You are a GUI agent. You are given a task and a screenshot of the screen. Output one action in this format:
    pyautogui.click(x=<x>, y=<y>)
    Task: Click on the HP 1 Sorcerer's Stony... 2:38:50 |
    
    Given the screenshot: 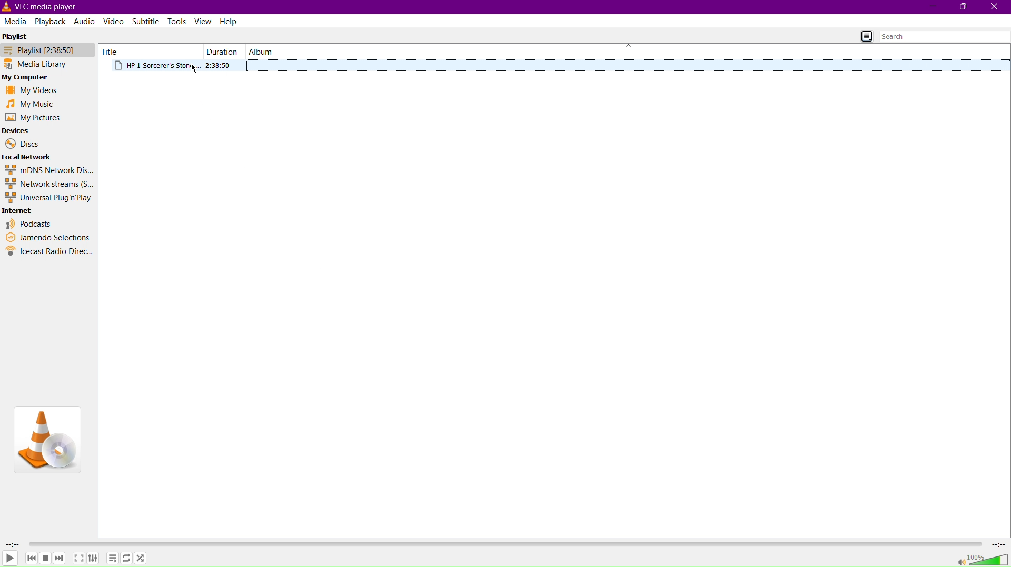 What is the action you would take?
    pyautogui.click(x=179, y=66)
    